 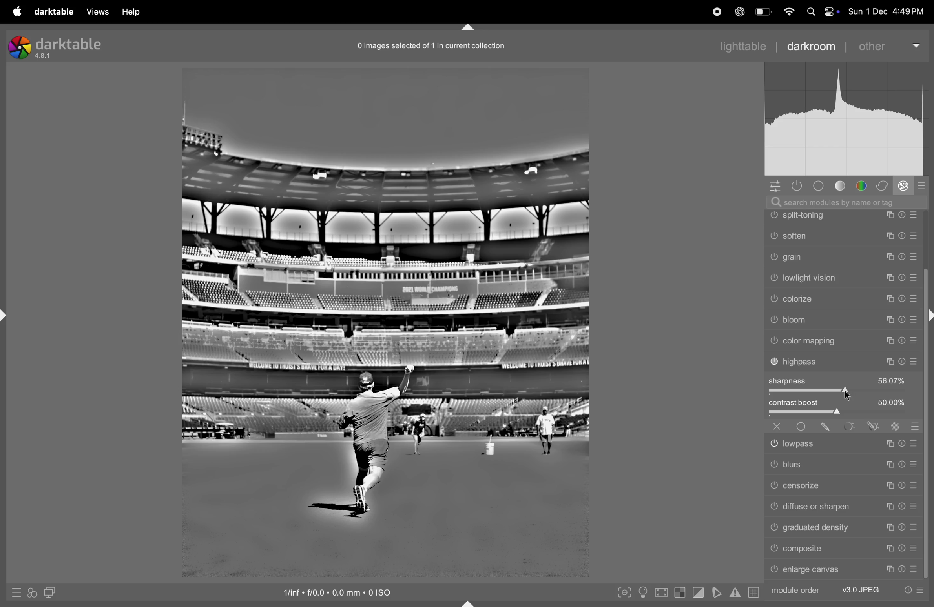 What do you see at coordinates (903, 185) in the screenshot?
I see `effect` at bounding box center [903, 185].